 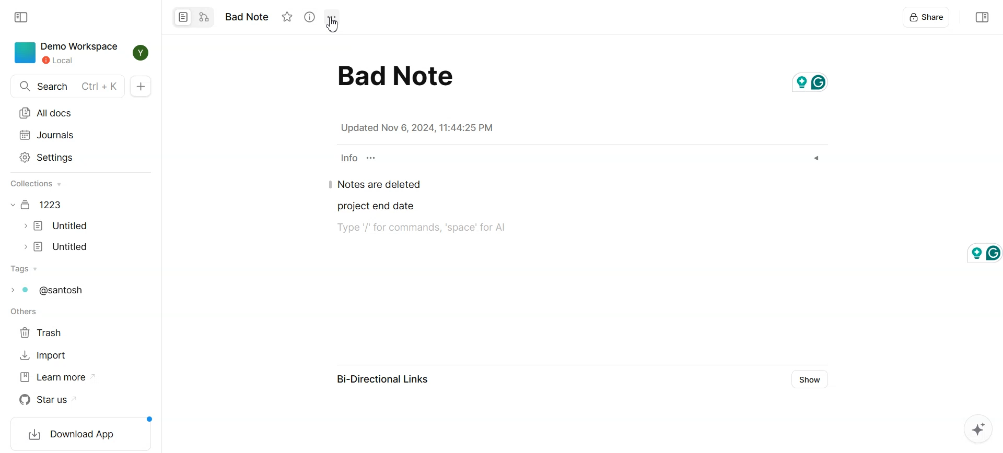 I want to click on note name, so click(x=251, y=17).